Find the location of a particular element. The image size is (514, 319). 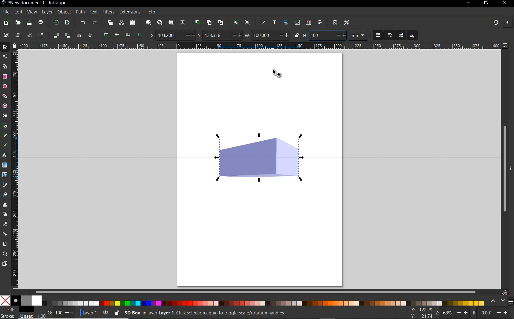

node tool is located at coordinates (5, 57).